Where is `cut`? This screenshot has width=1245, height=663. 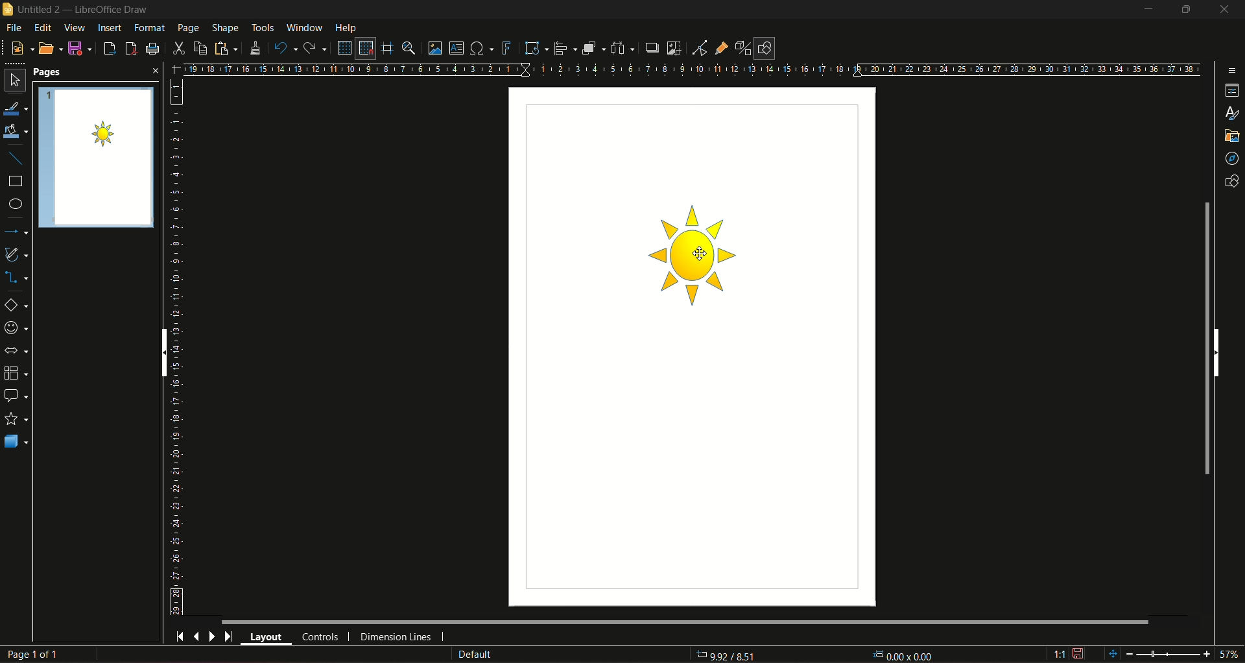
cut is located at coordinates (180, 48).